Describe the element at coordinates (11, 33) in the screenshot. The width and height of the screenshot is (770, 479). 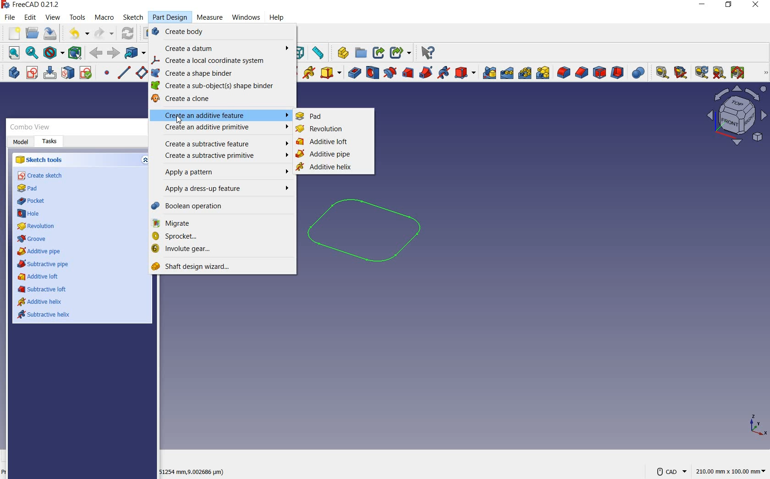
I see `new` at that location.